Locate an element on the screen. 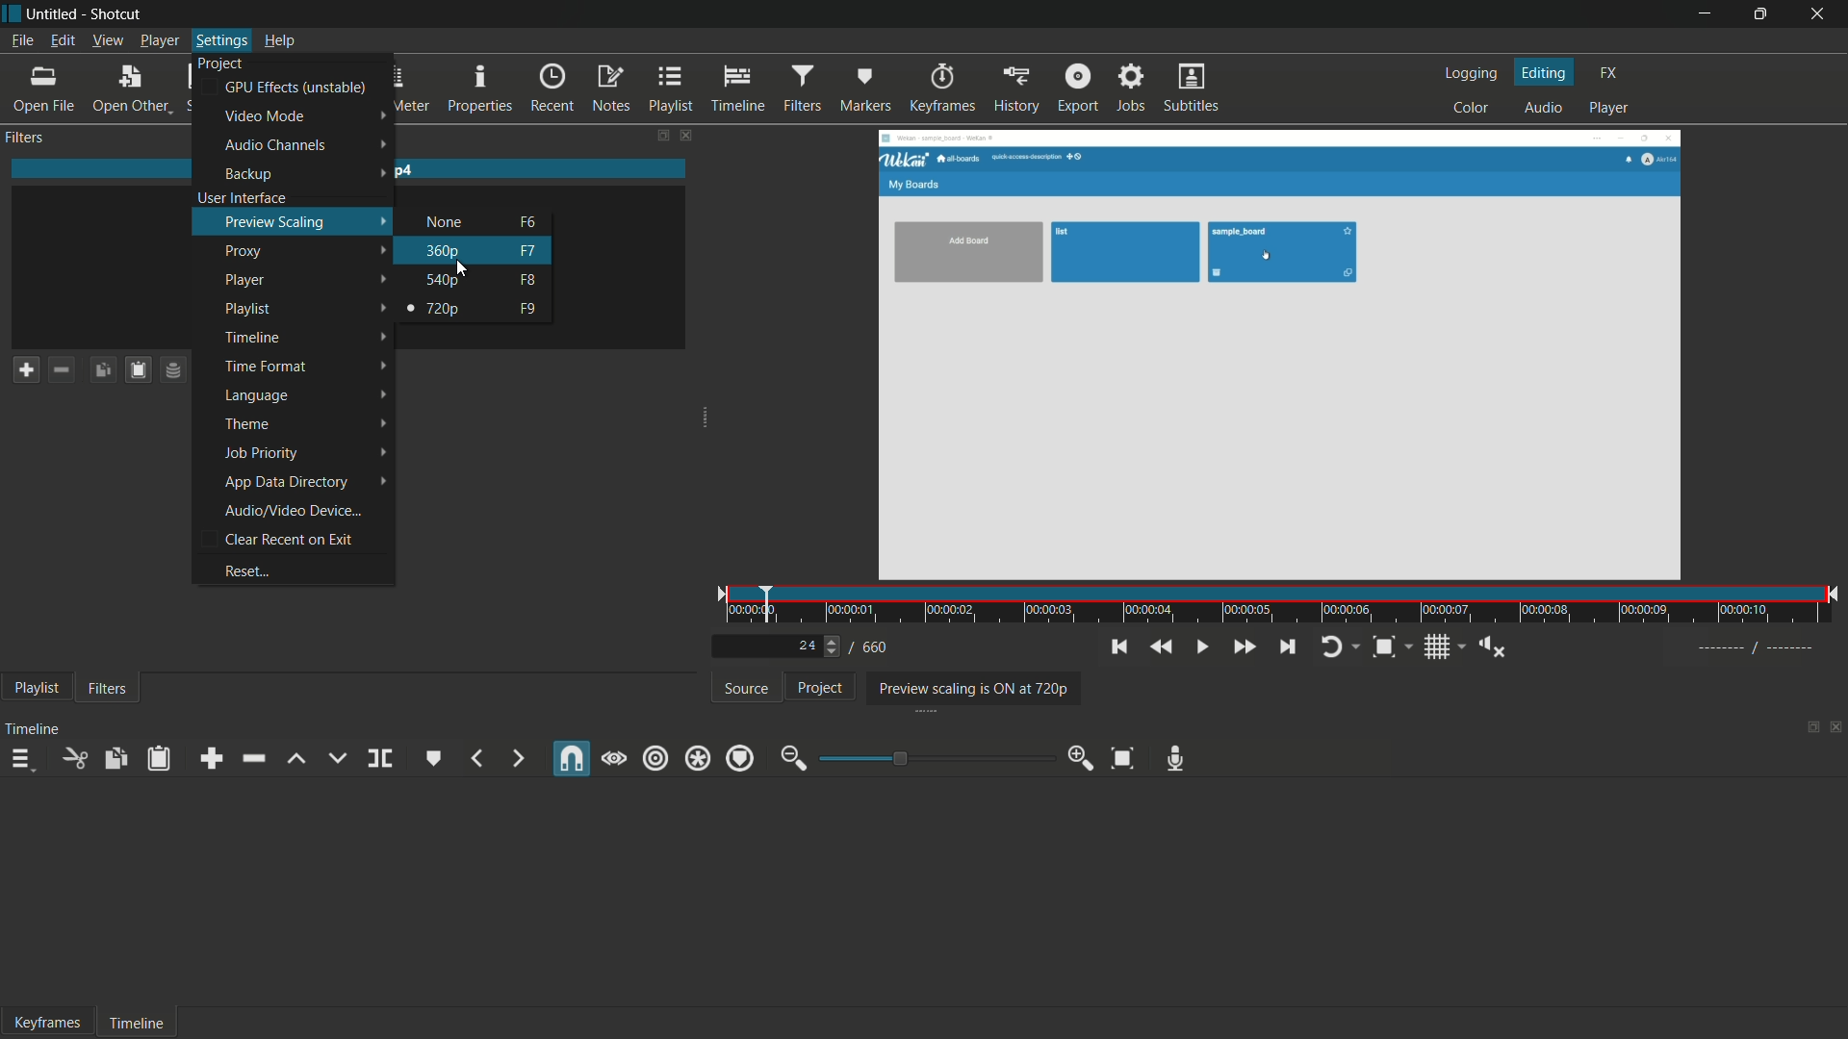 This screenshot has height=1039, width=1848. zoom in is located at coordinates (1081, 758).